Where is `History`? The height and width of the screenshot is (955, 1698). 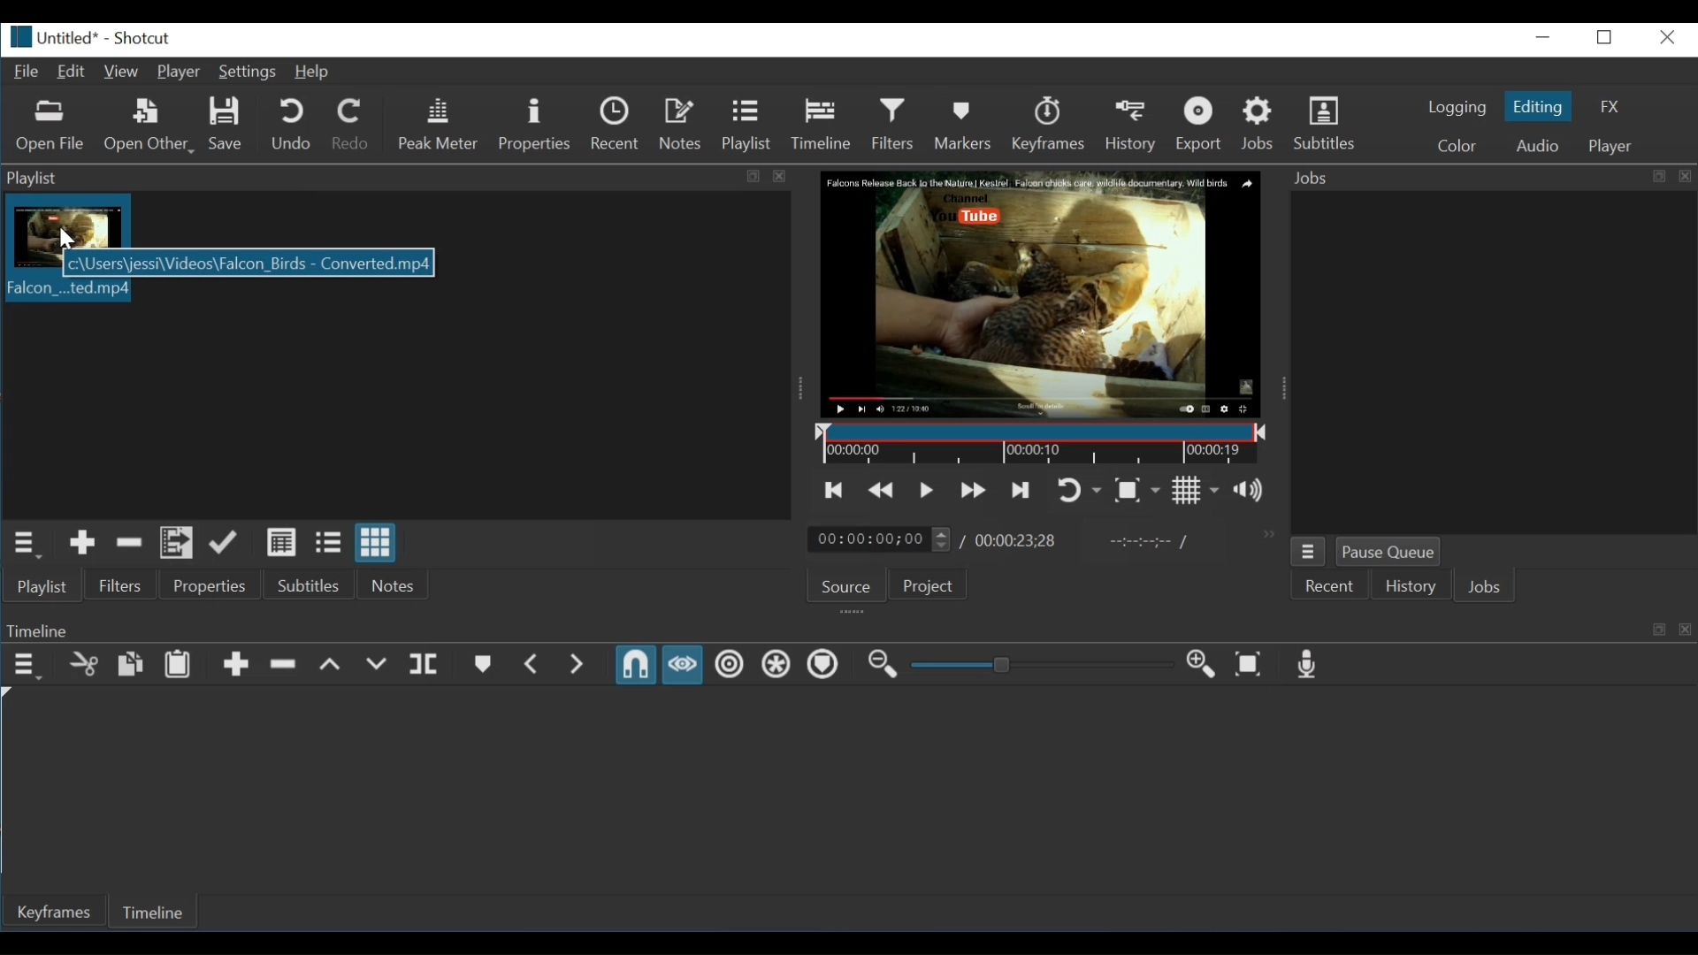 History is located at coordinates (1135, 124).